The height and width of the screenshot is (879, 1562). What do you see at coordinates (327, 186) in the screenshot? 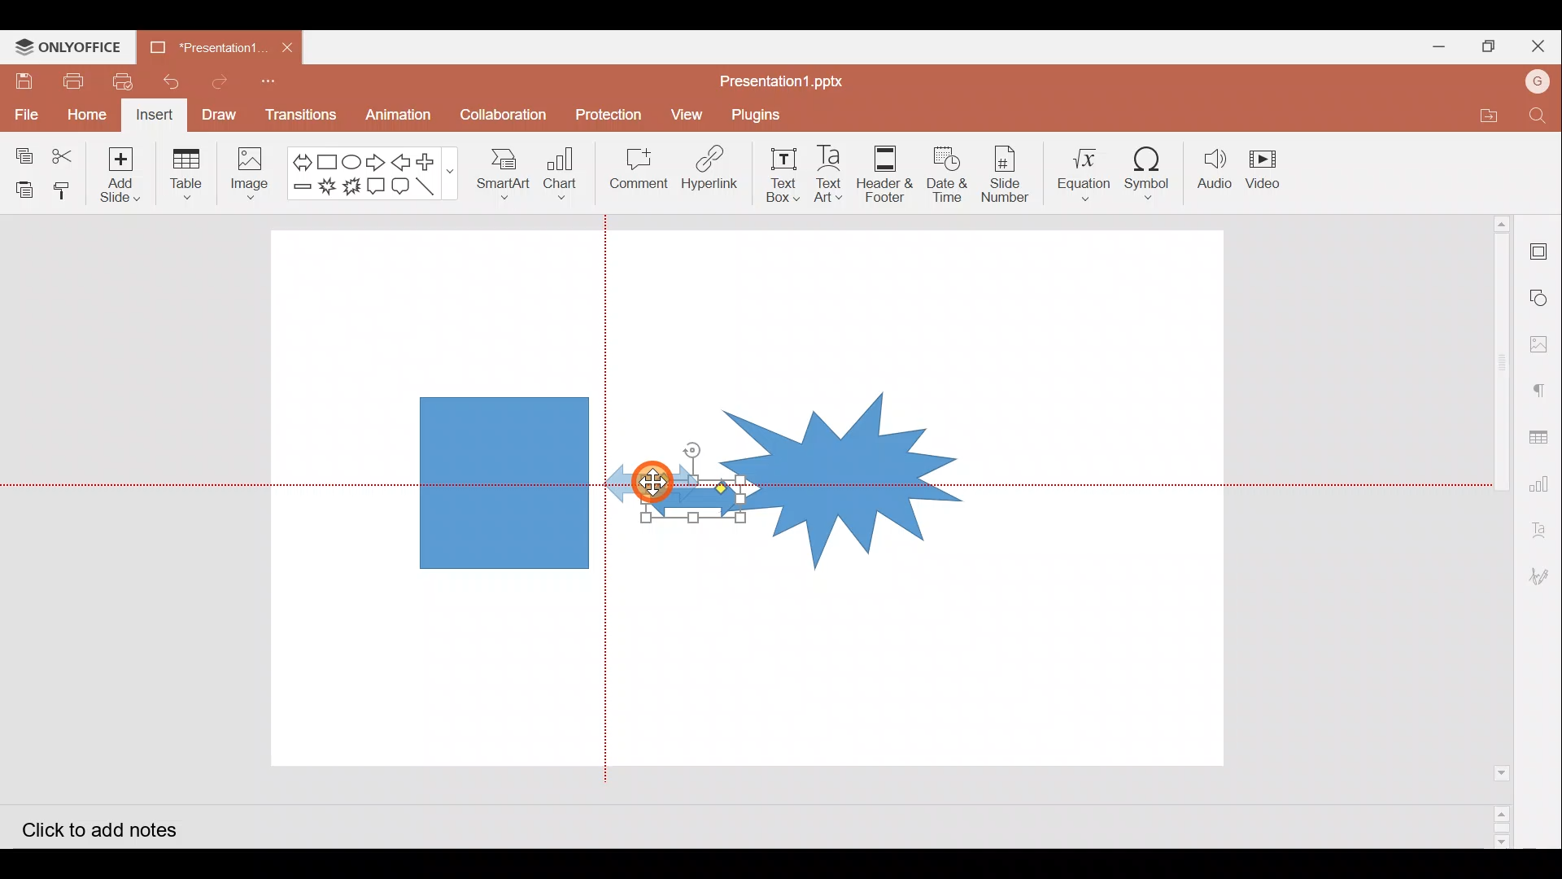
I see `Explosion 1` at bounding box center [327, 186].